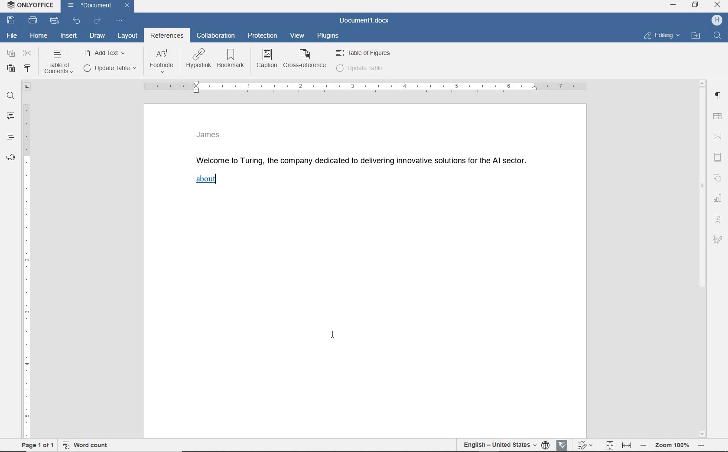 This screenshot has height=452, width=728. I want to click on print file, so click(33, 21).